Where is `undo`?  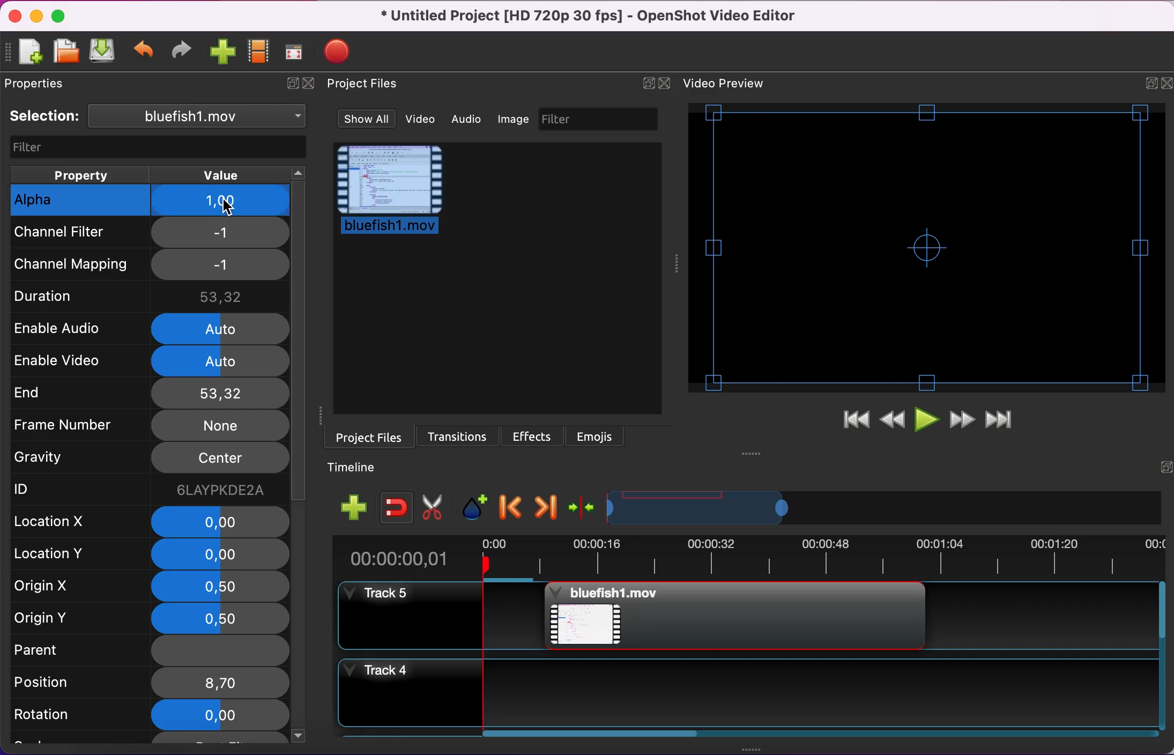
undo is located at coordinates (143, 54).